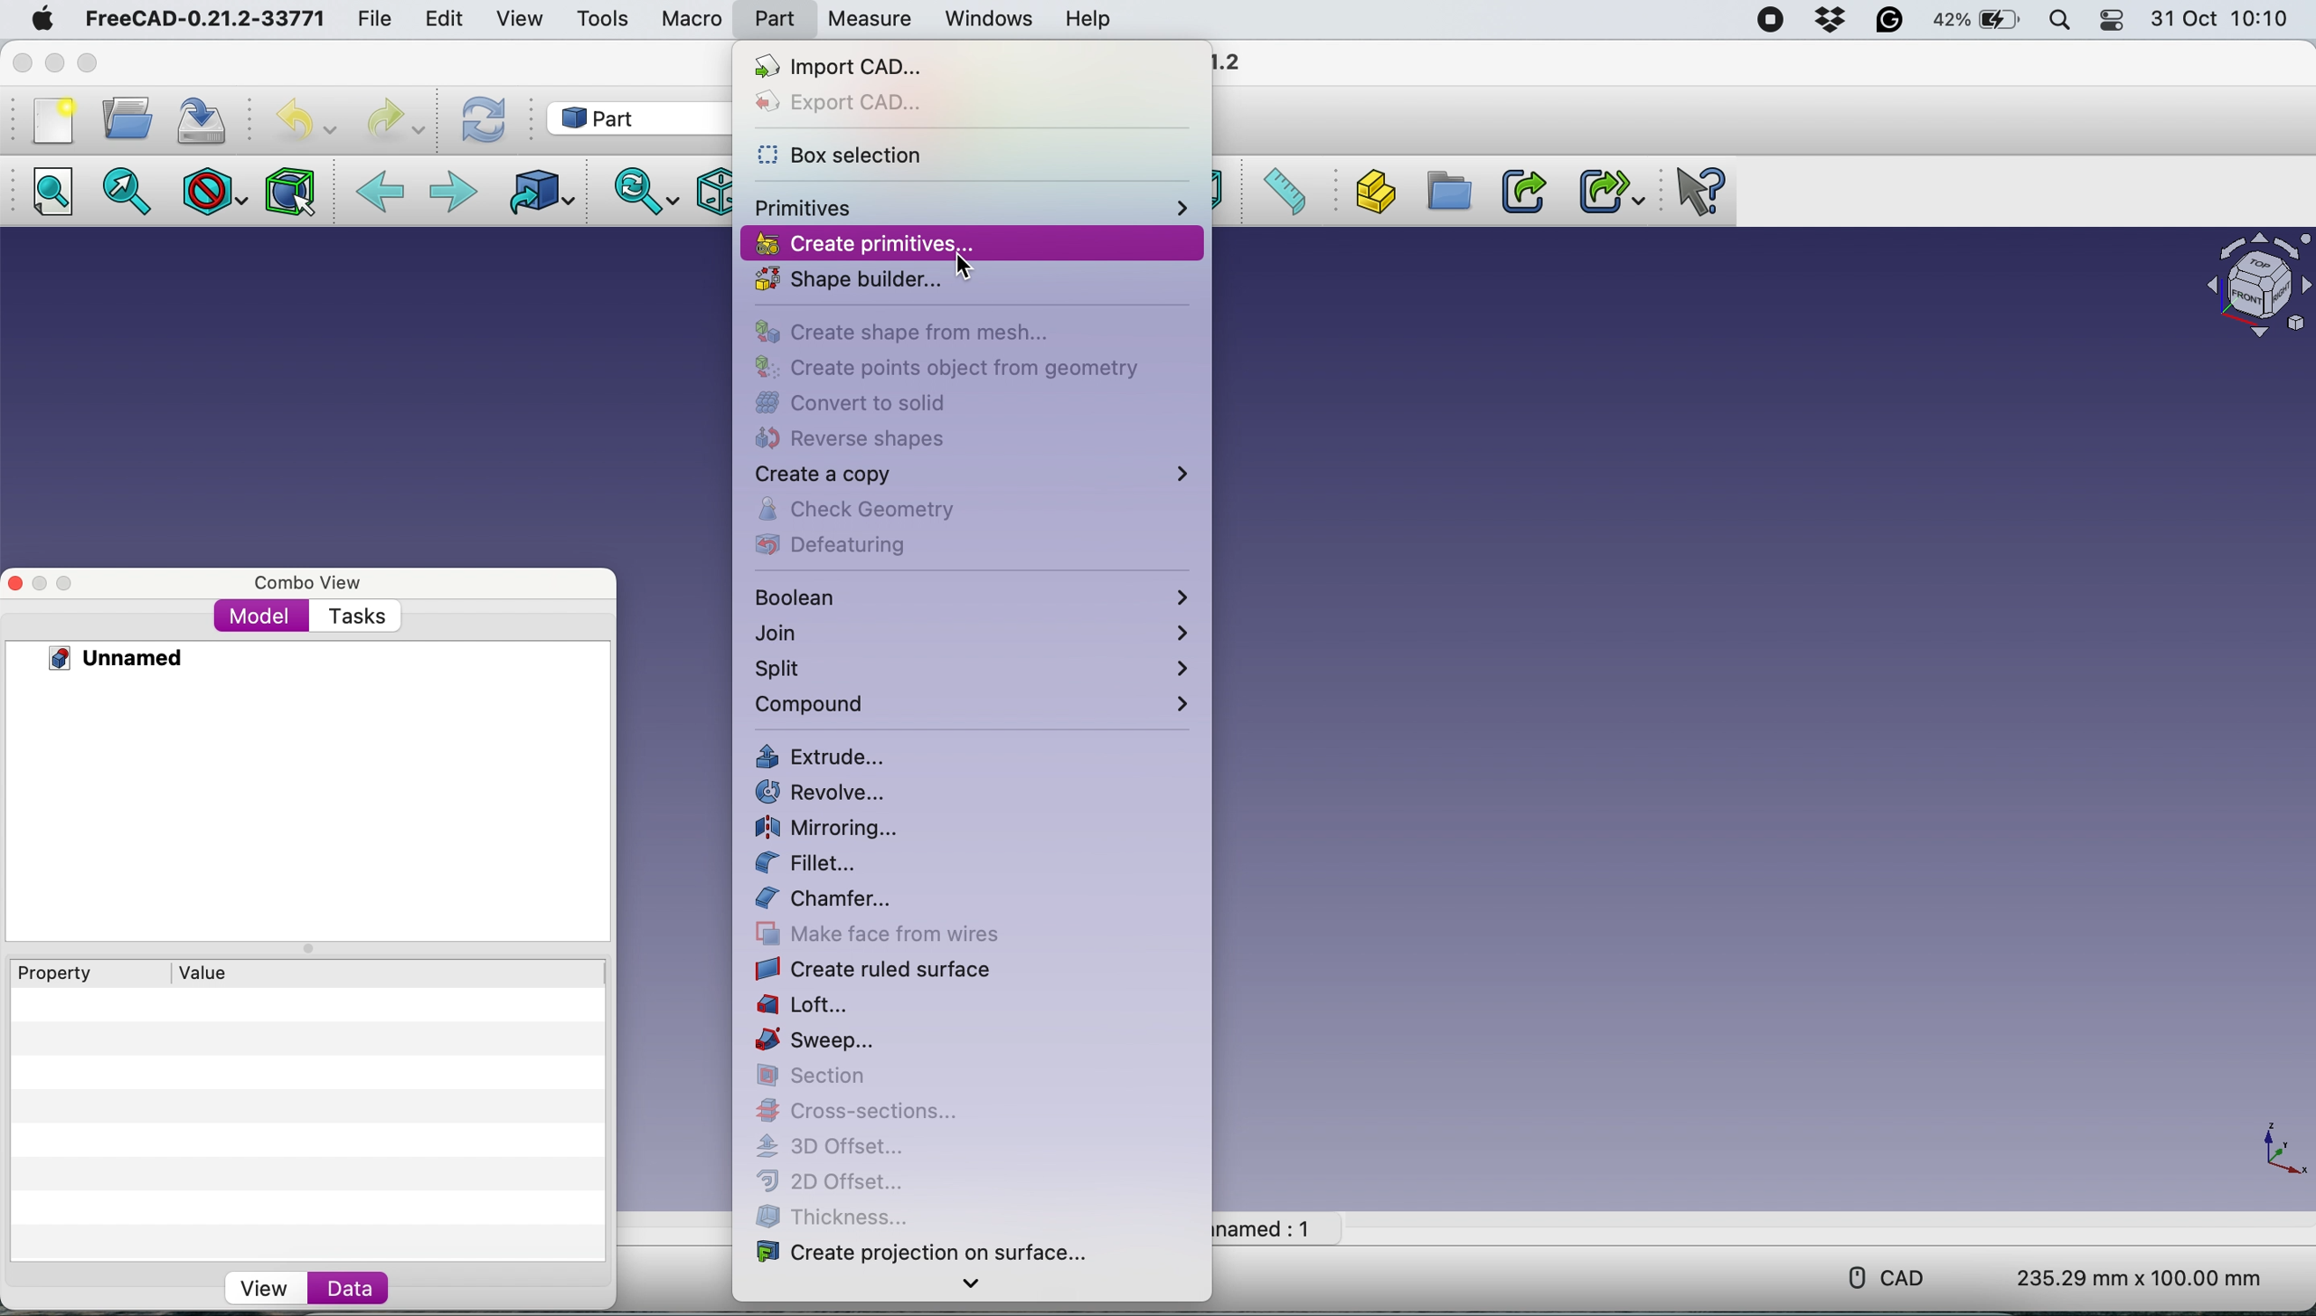 This screenshot has width=2316, height=1316. Describe the element at coordinates (842, 403) in the screenshot. I see `convert to solid` at that location.